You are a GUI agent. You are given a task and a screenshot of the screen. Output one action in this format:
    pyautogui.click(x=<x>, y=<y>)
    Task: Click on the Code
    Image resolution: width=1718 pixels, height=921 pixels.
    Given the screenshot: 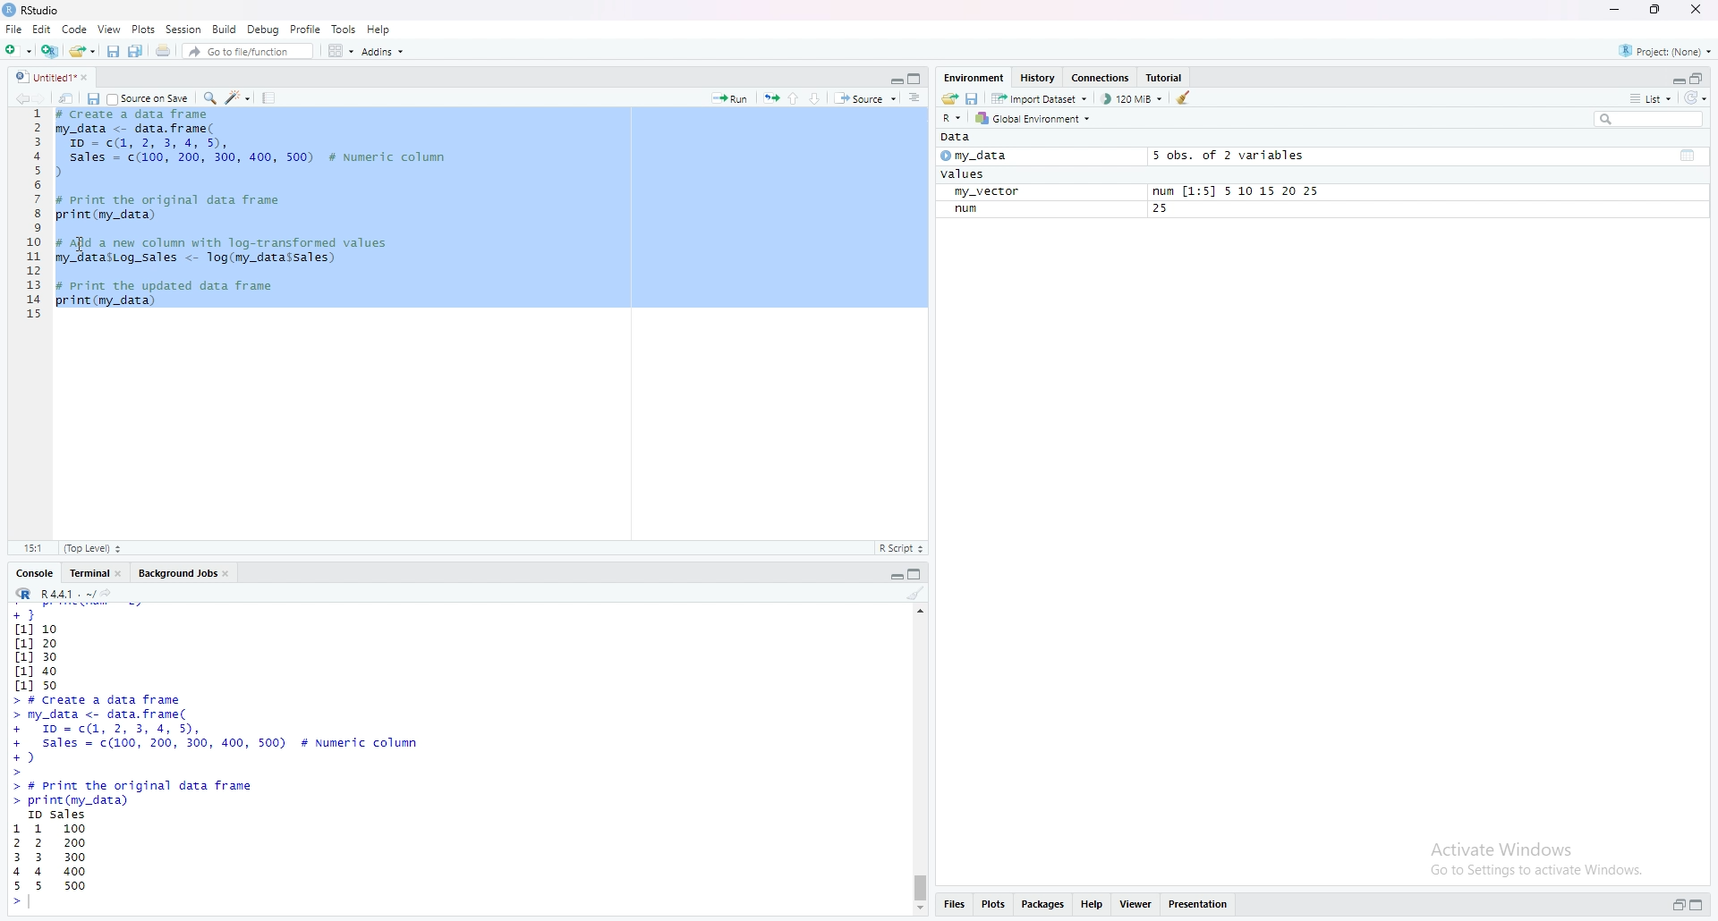 What is the action you would take?
    pyautogui.click(x=75, y=30)
    